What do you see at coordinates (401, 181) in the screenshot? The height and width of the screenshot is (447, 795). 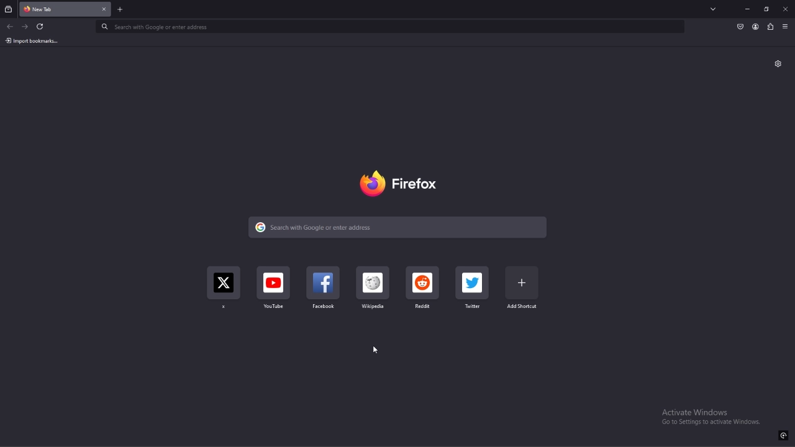 I see `firefox` at bounding box center [401, 181].